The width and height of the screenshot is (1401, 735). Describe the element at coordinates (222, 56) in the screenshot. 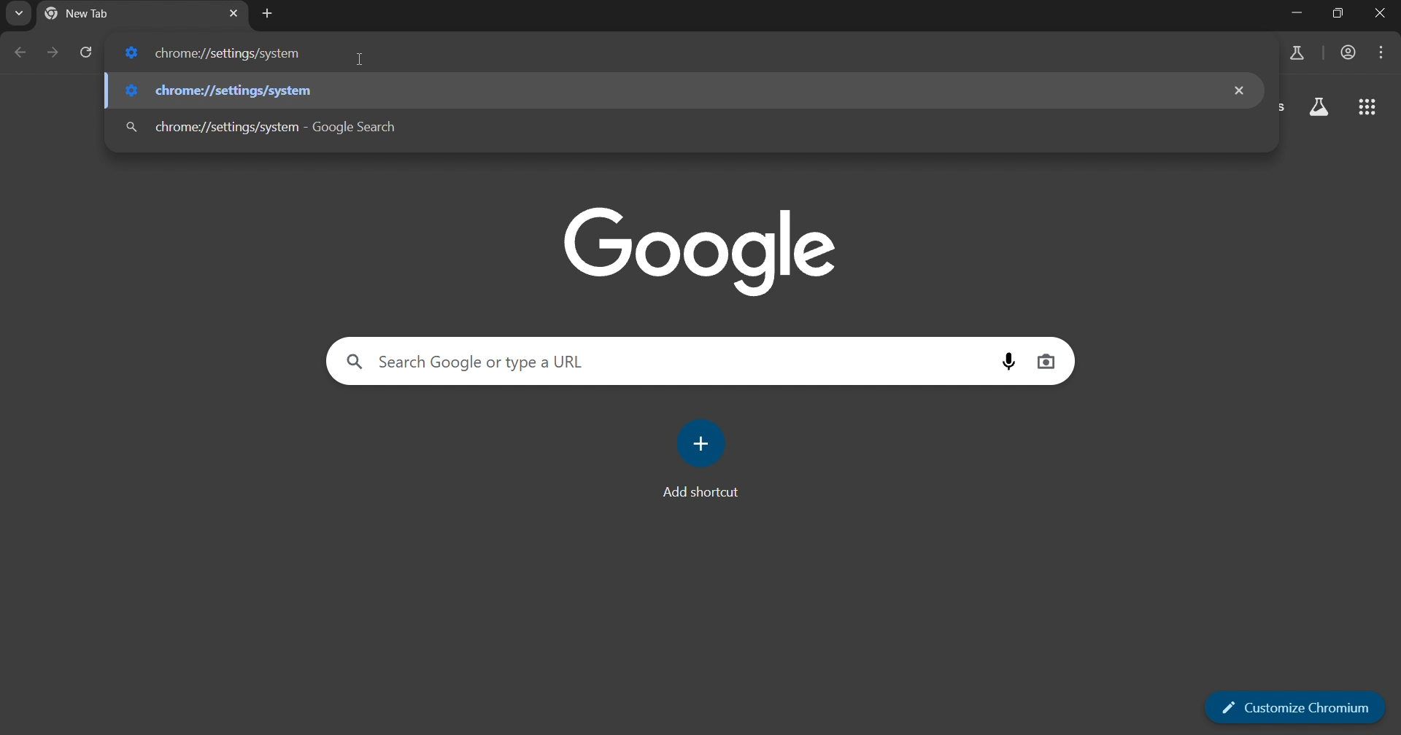

I see `chrome://settings/system` at that location.